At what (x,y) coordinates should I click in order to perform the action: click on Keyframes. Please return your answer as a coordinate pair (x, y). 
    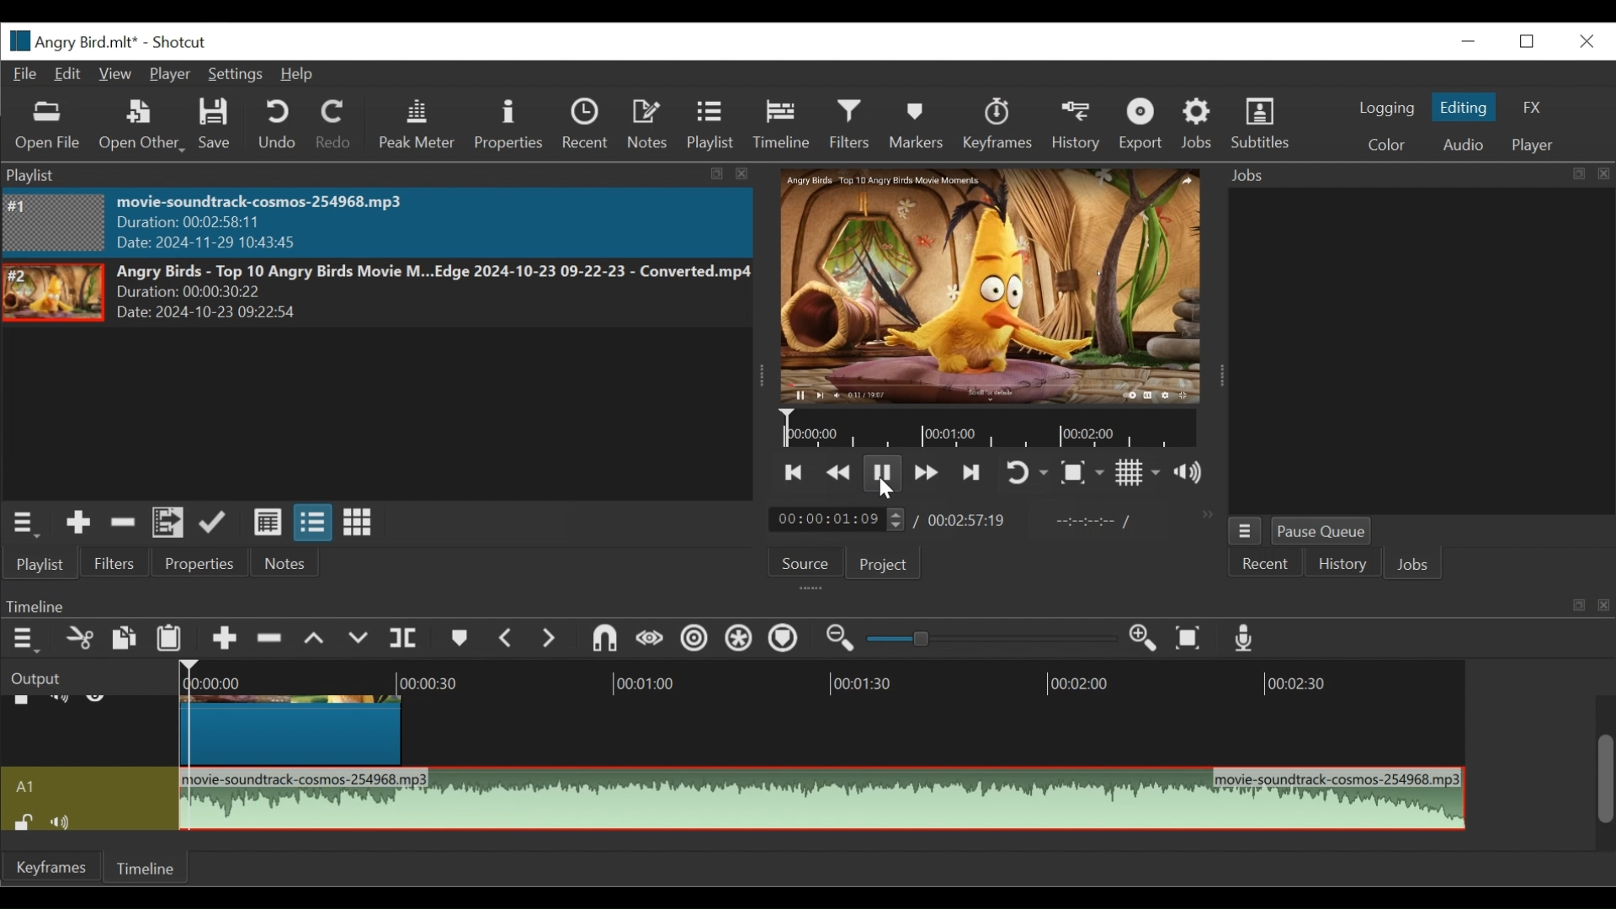
    Looking at the image, I should click on (996, 124).